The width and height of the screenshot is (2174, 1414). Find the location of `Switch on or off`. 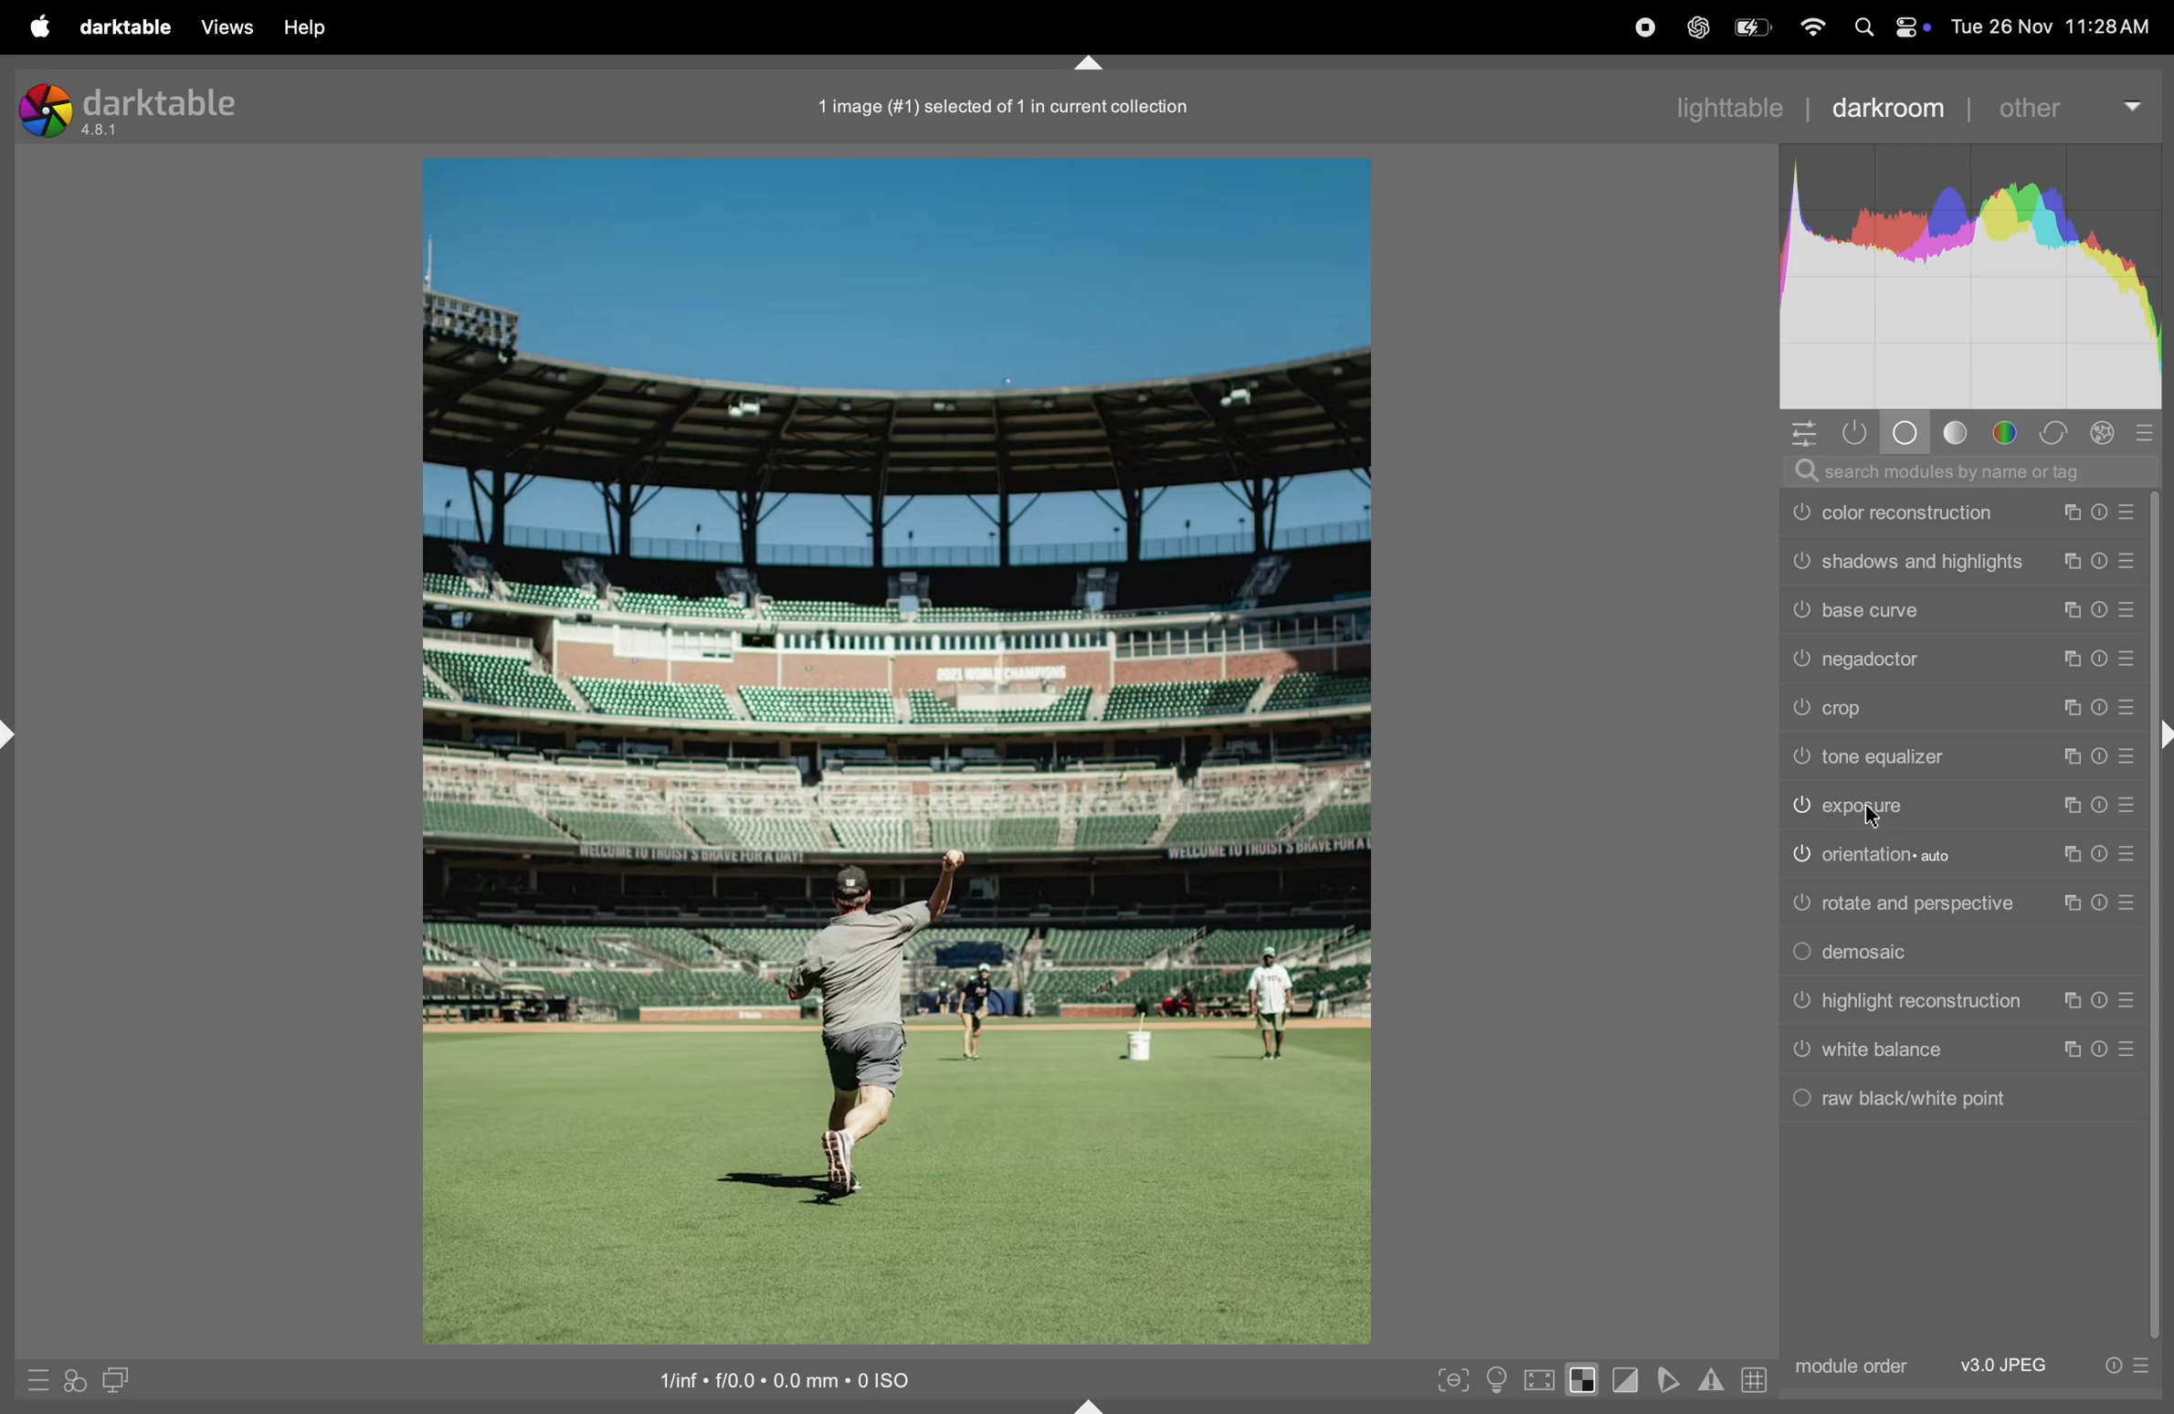

Switch on or off is located at coordinates (1802, 757).